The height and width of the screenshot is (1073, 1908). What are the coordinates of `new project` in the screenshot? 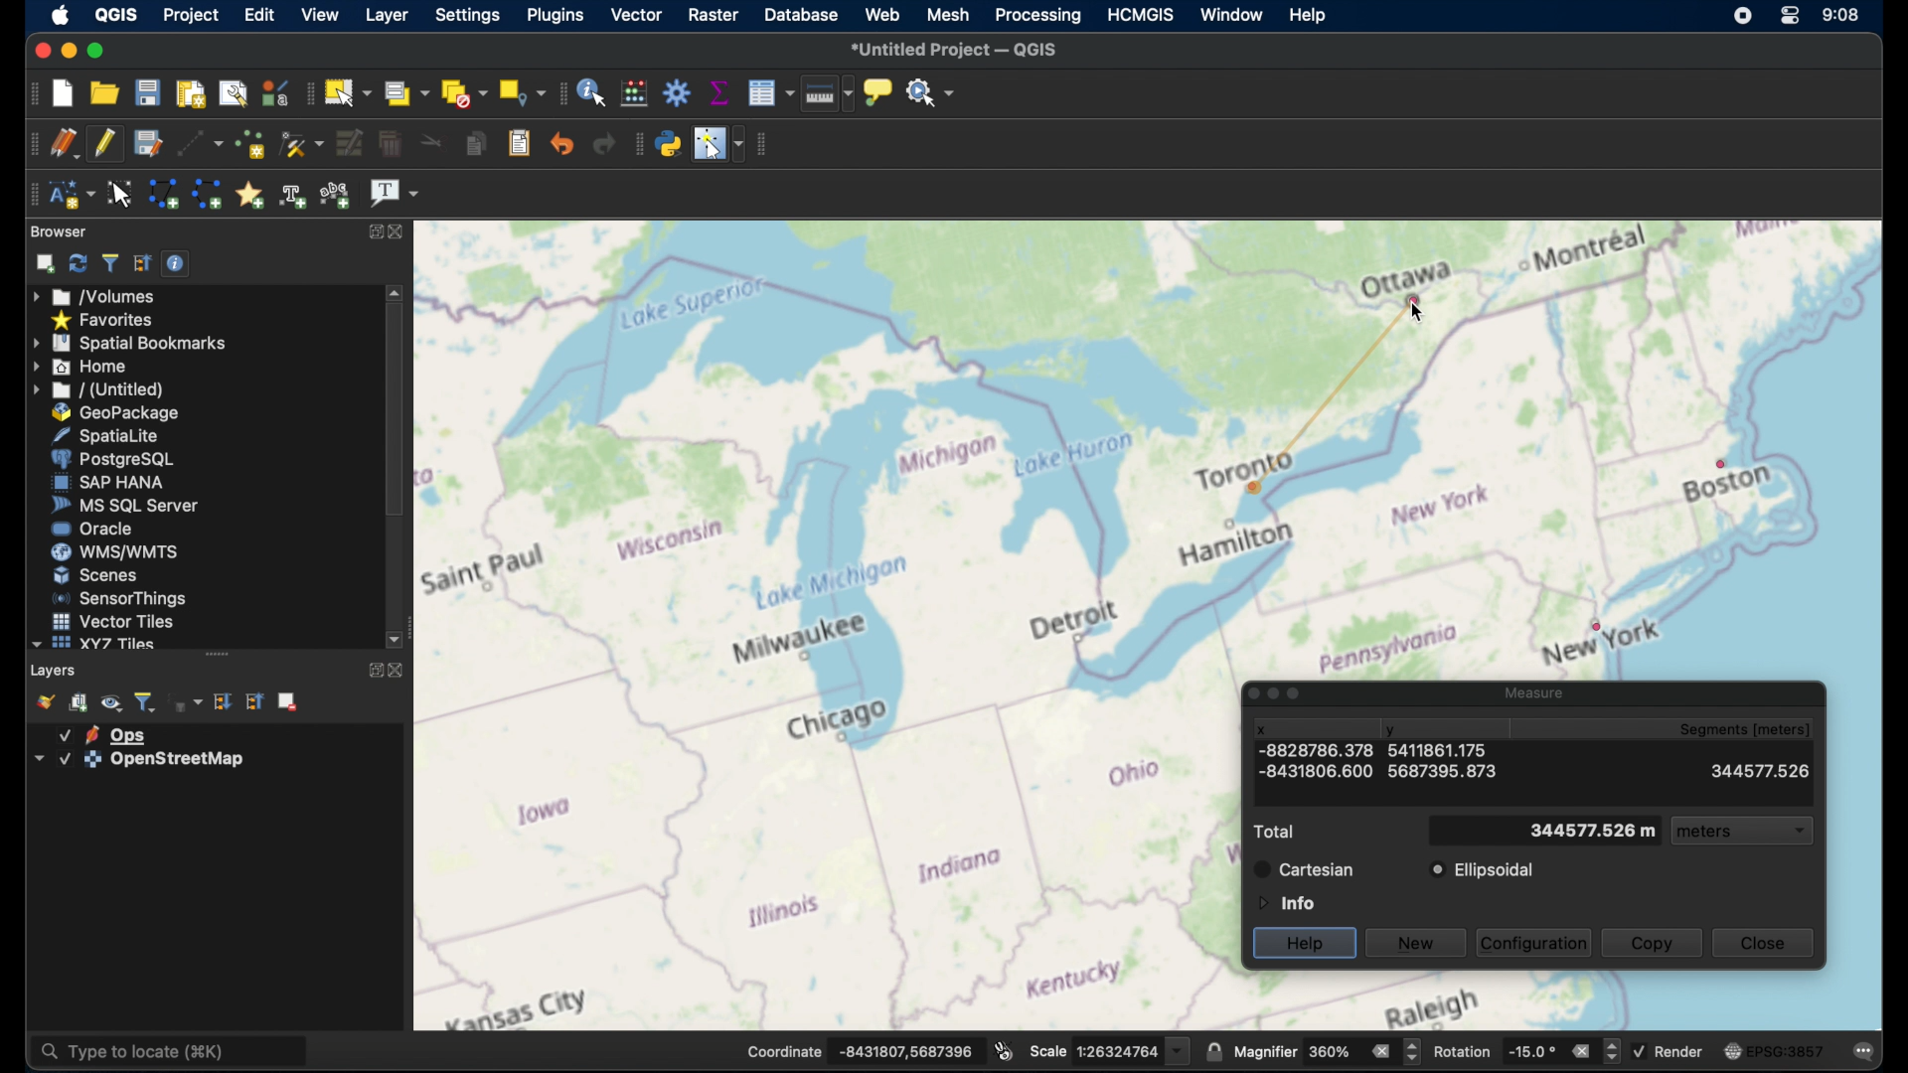 It's located at (65, 91).